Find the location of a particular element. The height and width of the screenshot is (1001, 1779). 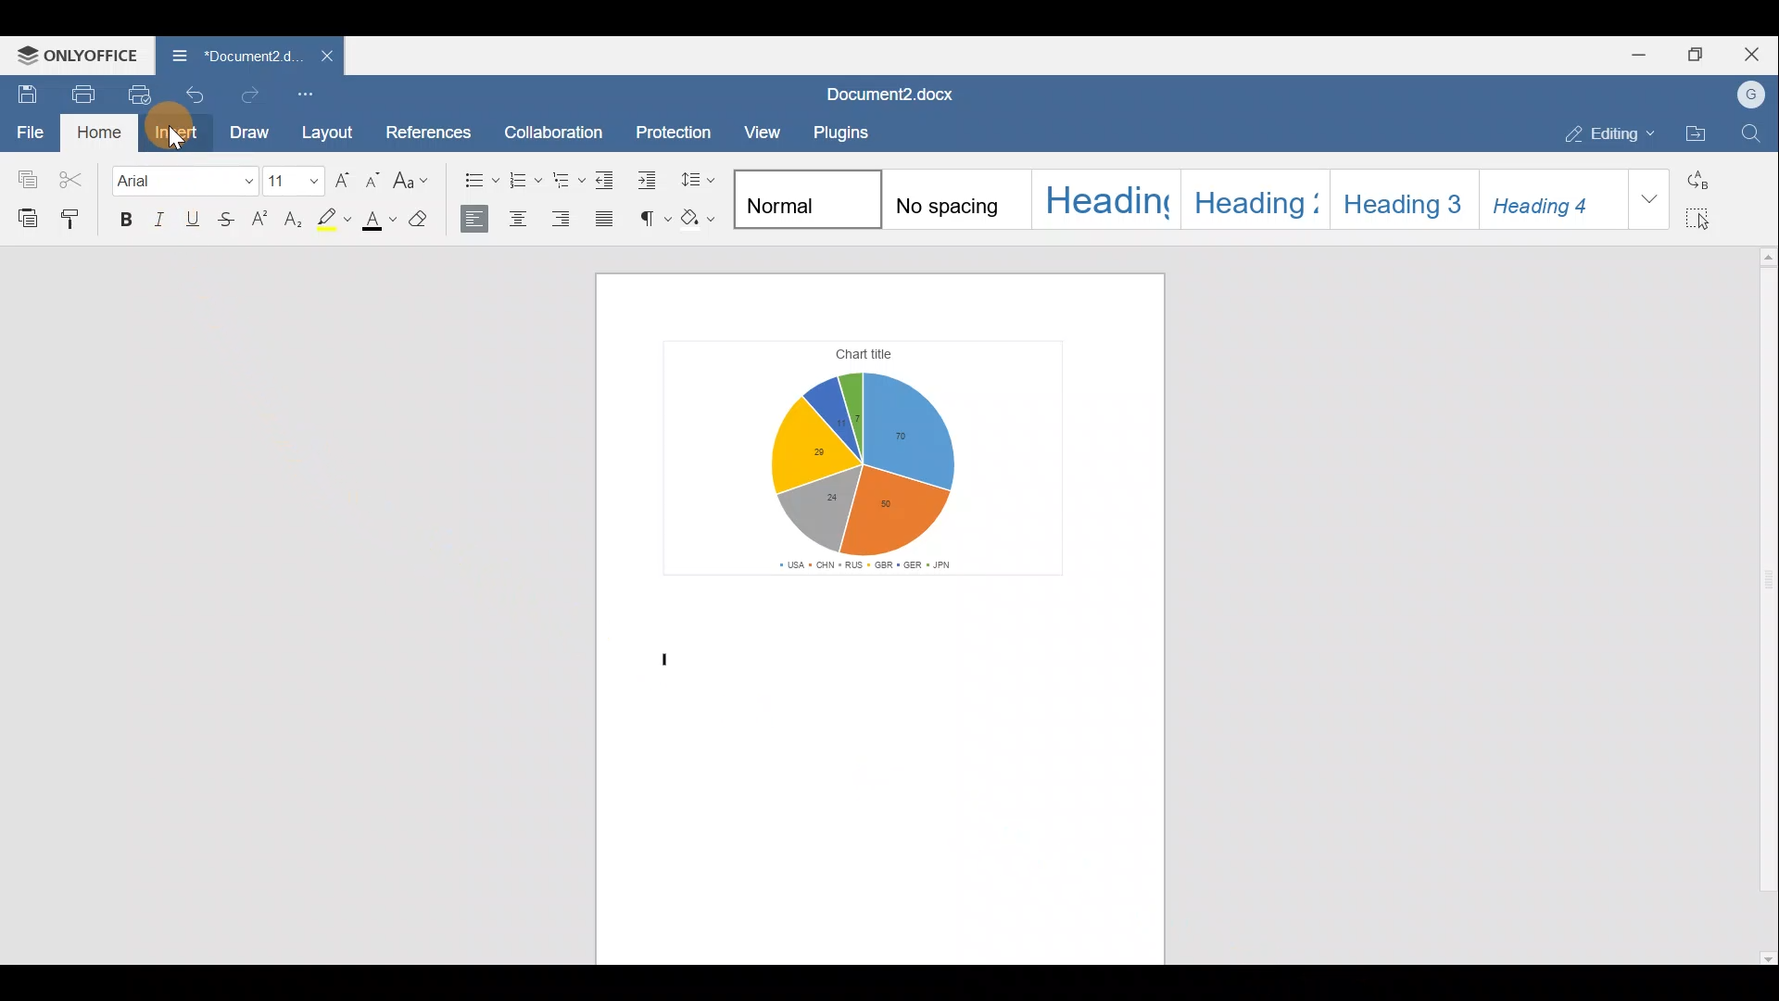

Replace is located at coordinates (1700, 177).